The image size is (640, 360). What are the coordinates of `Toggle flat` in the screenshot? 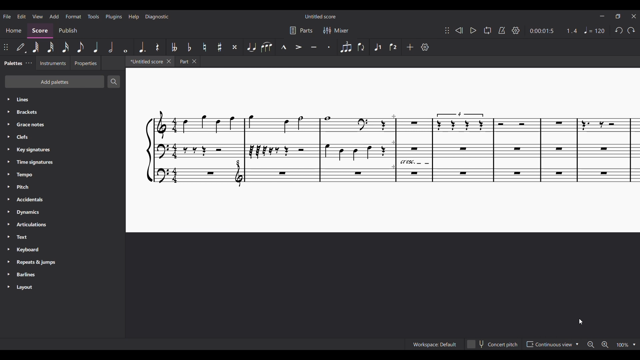 It's located at (189, 47).